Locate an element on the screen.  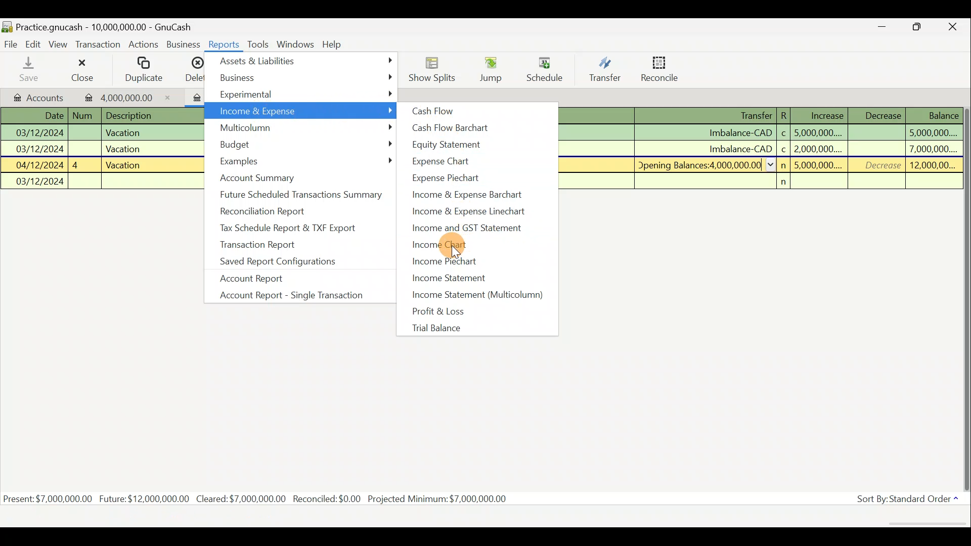
Saved report configurations is located at coordinates (277, 261).